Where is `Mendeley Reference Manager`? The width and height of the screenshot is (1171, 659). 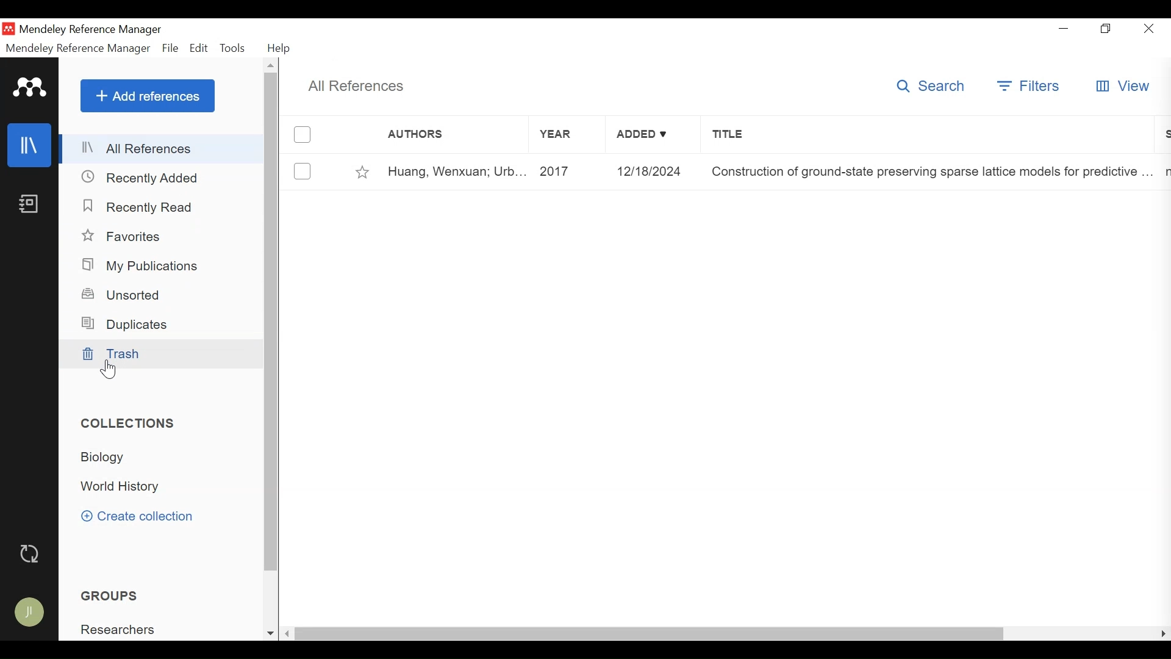 Mendeley Reference Manager is located at coordinates (91, 30).